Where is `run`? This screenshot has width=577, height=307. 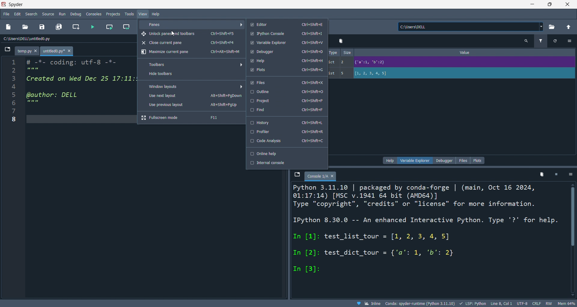
run is located at coordinates (63, 14).